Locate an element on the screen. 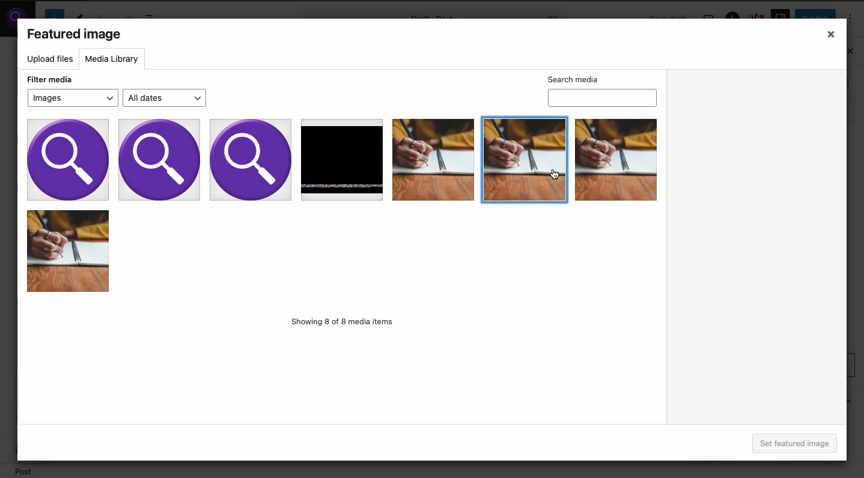  All dates is located at coordinates (162, 97).